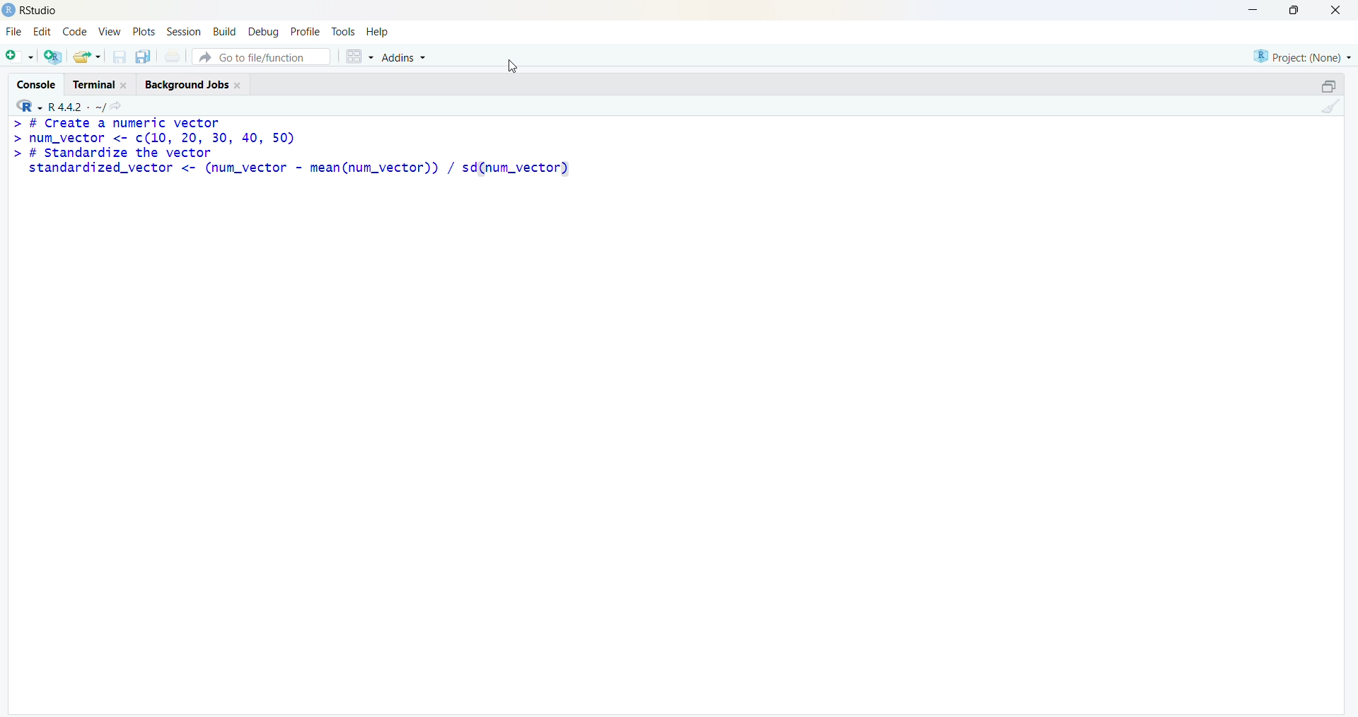 This screenshot has height=717, width=1358. Describe the element at coordinates (1337, 10) in the screenshot. I see `close` at that location.